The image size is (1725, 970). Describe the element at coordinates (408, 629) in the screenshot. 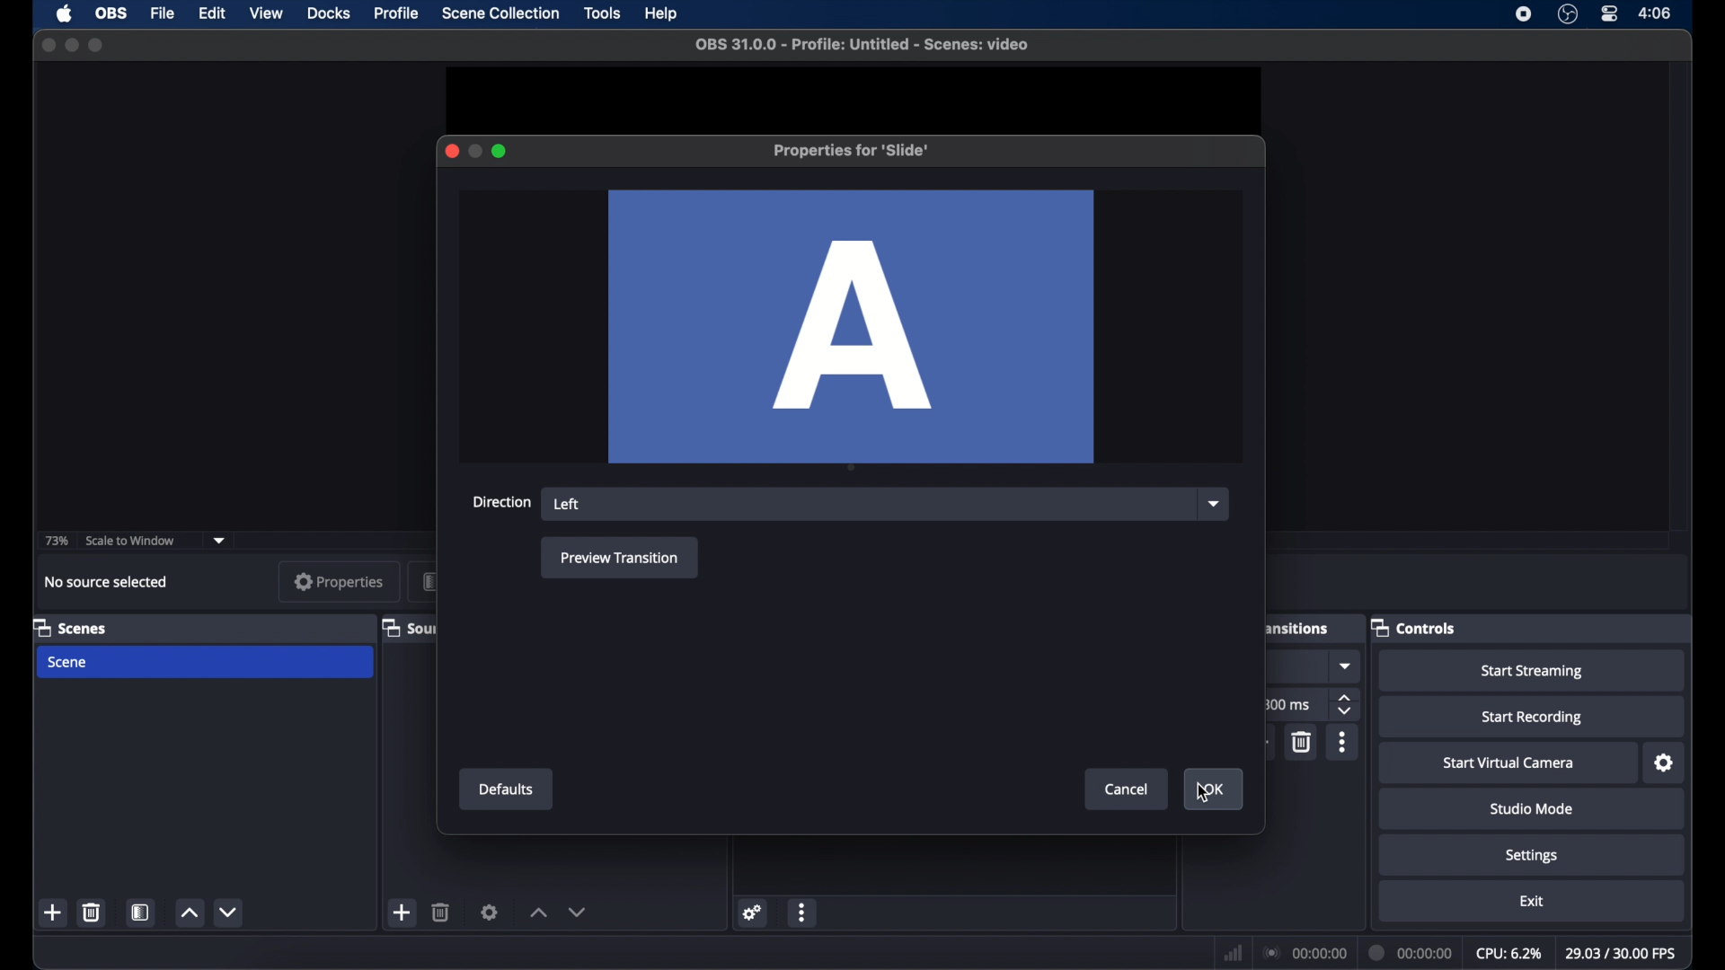

I see `sources` at that location.